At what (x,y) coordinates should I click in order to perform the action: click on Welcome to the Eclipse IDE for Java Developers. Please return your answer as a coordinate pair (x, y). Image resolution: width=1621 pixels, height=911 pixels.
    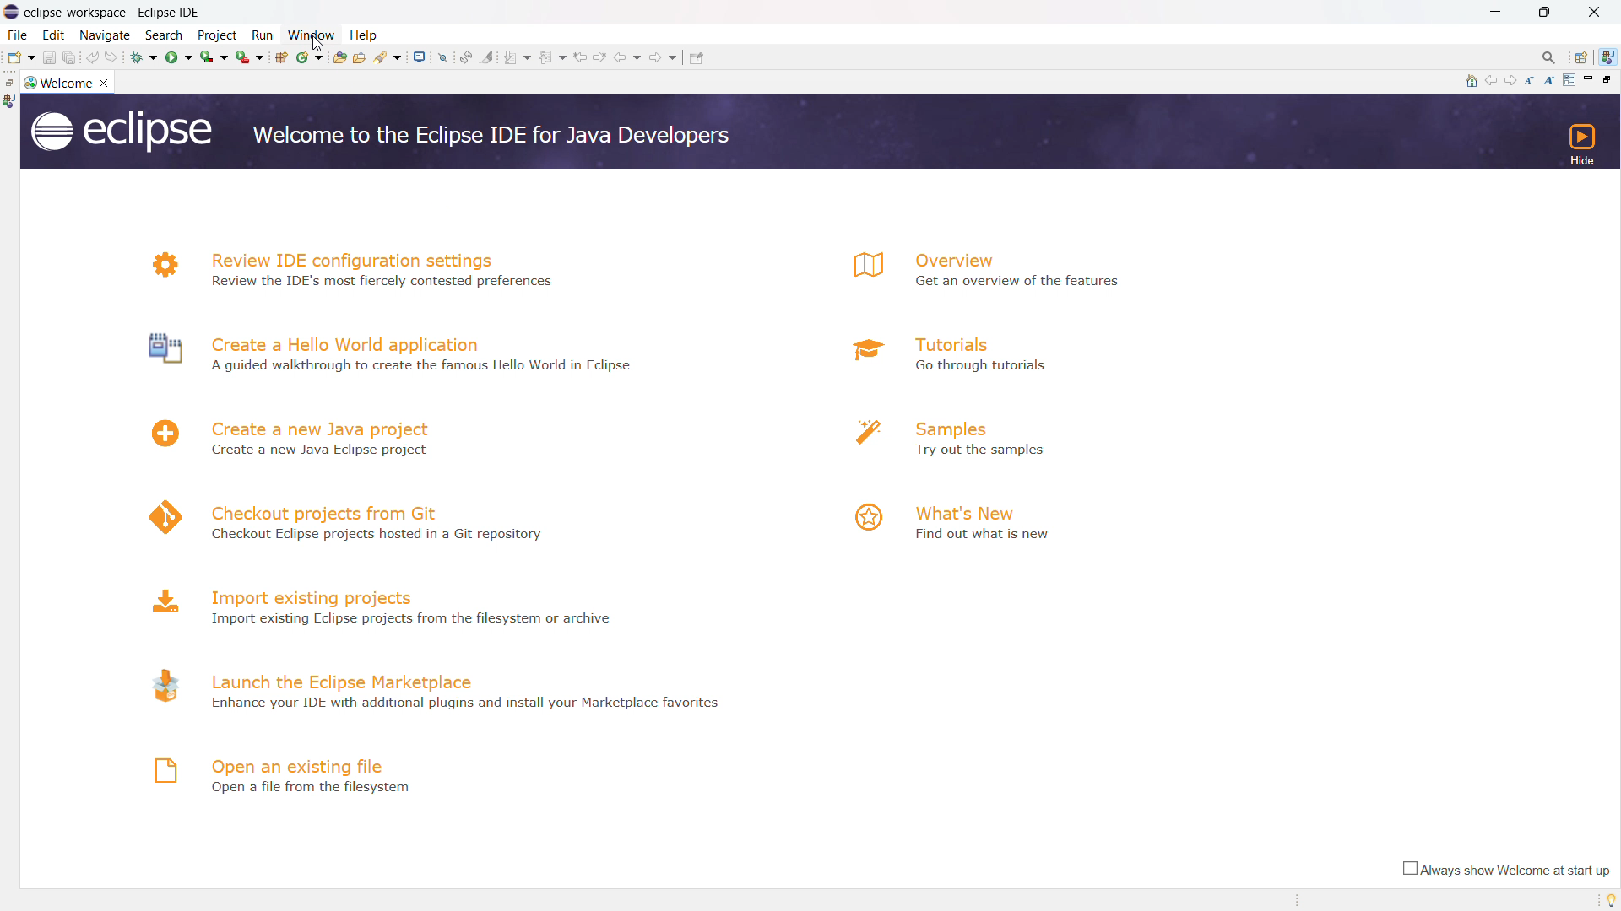
    Looking at the image, I should click on (499, 139).